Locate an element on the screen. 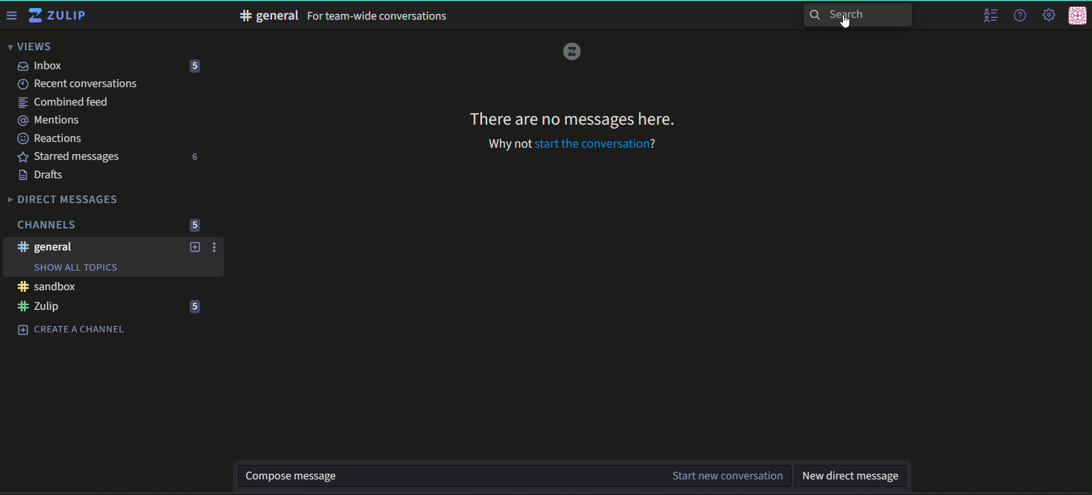 Image resolution: width=1092 pixels, height=495 pixels. #Zulip is located at coordinates (40, 306).